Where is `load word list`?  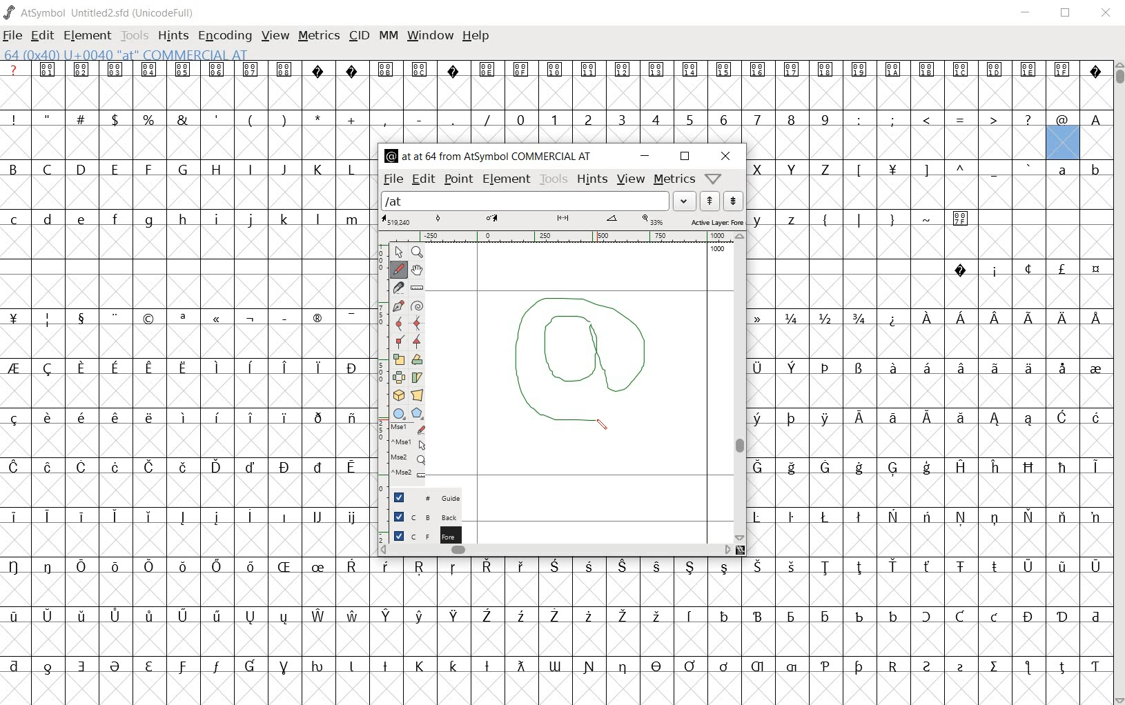
load word list is located at coordinates (525, 201).